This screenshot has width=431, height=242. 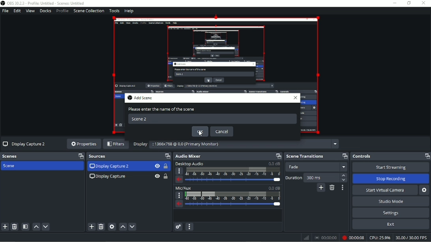 What do you see at coordinates (392, 225) in the screenshot?
I see `Exit` at bounding box center [392, 225].